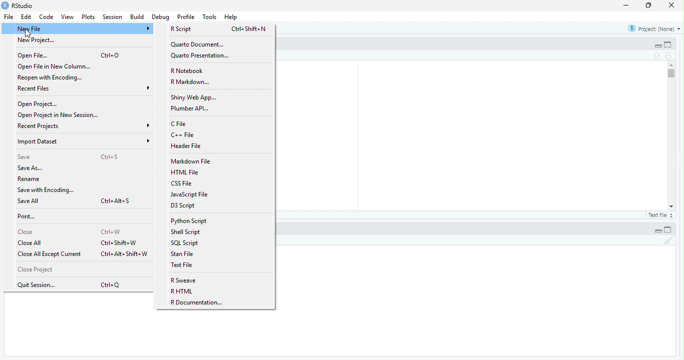 The height and width of the screenshot is (360, 684). I want to click on Shiny Web App., so click(194, 97).